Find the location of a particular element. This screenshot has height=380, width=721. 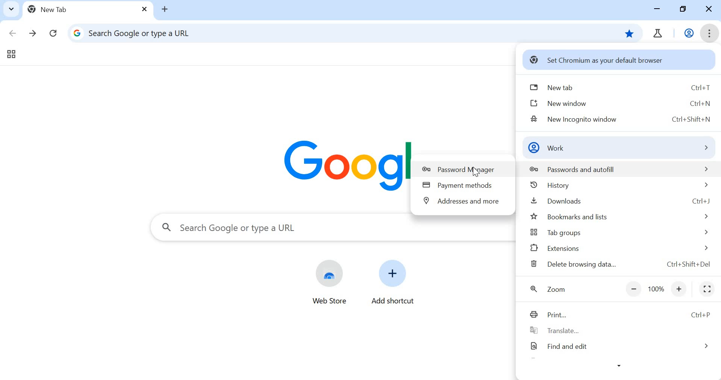

restore down is located at coordinates (683, 9).